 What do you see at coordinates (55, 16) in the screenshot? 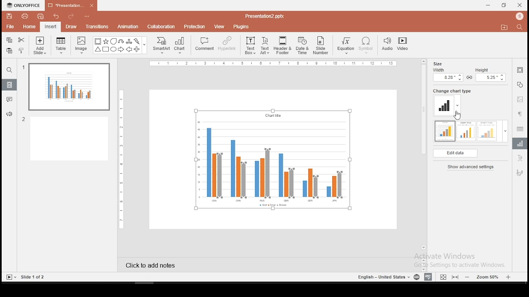
I see `undo` at bounding box center [55, 16].